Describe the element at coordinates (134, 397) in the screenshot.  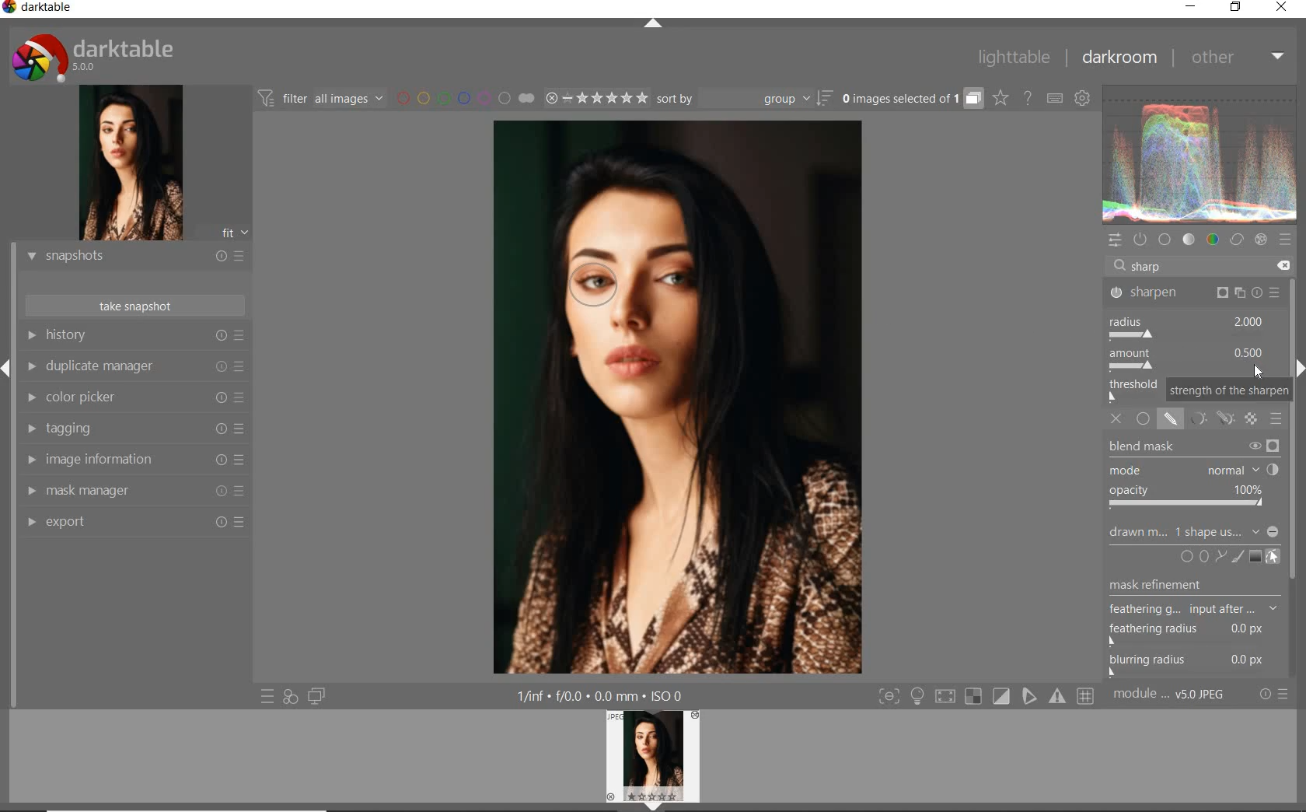
I see `color picker` at that location.